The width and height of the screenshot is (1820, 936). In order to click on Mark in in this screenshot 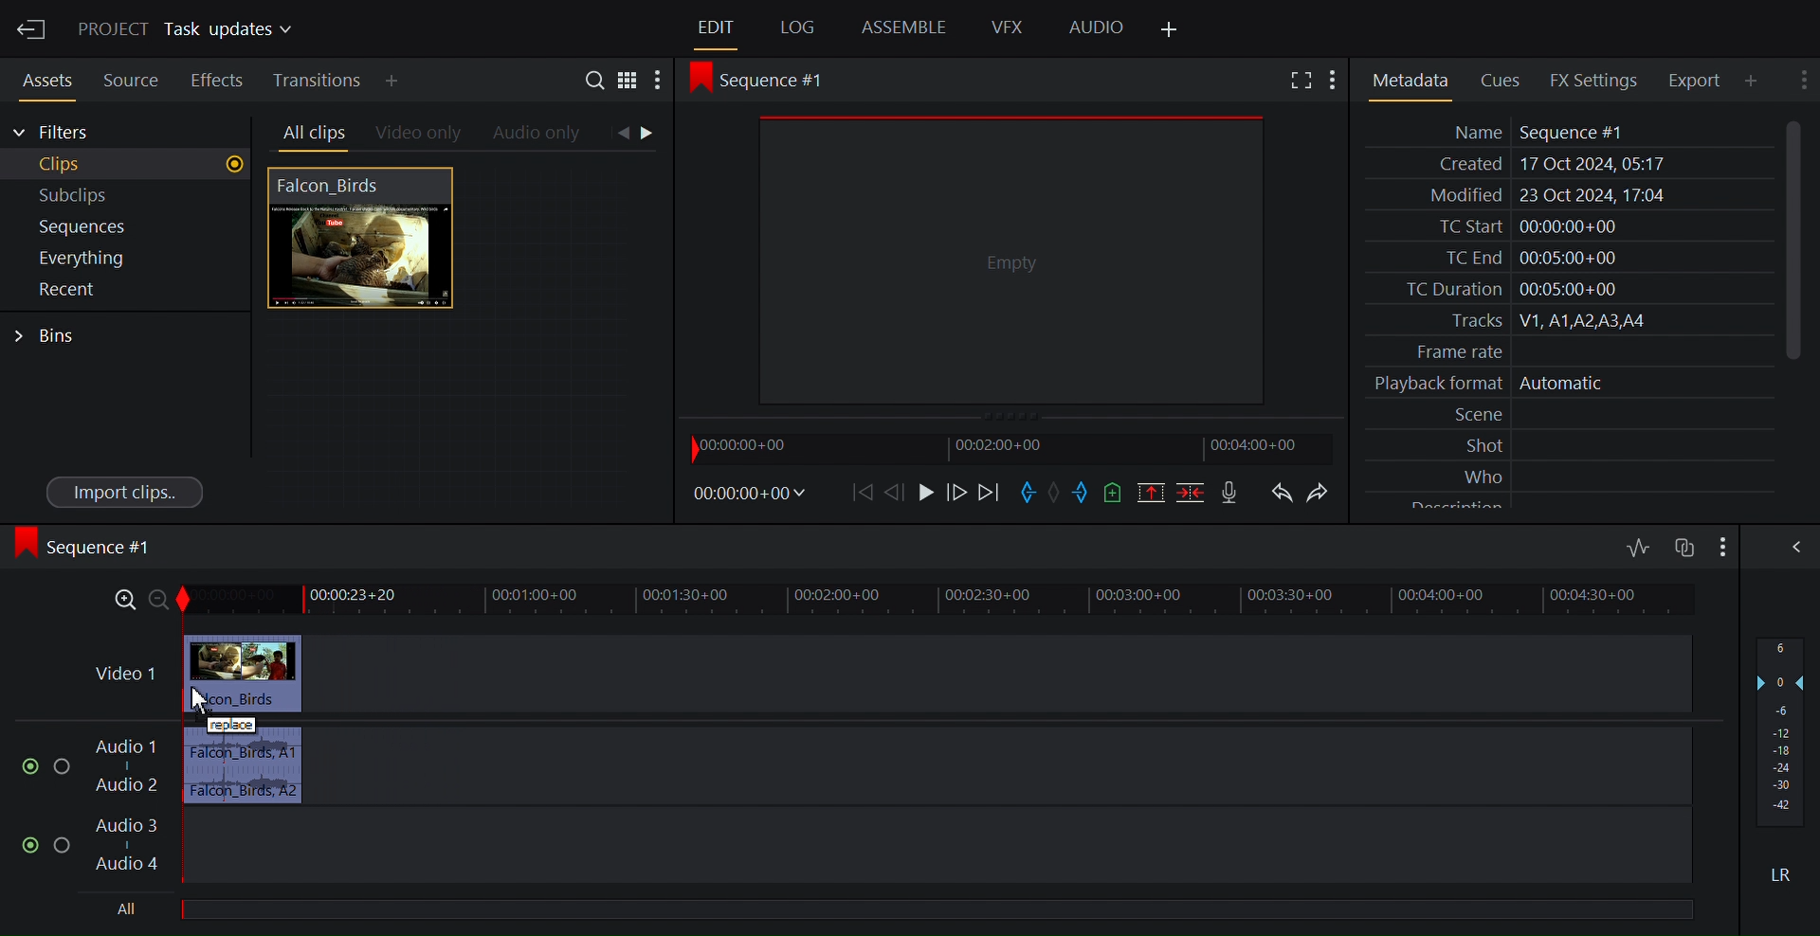, I will do `click(1028, 493)`.